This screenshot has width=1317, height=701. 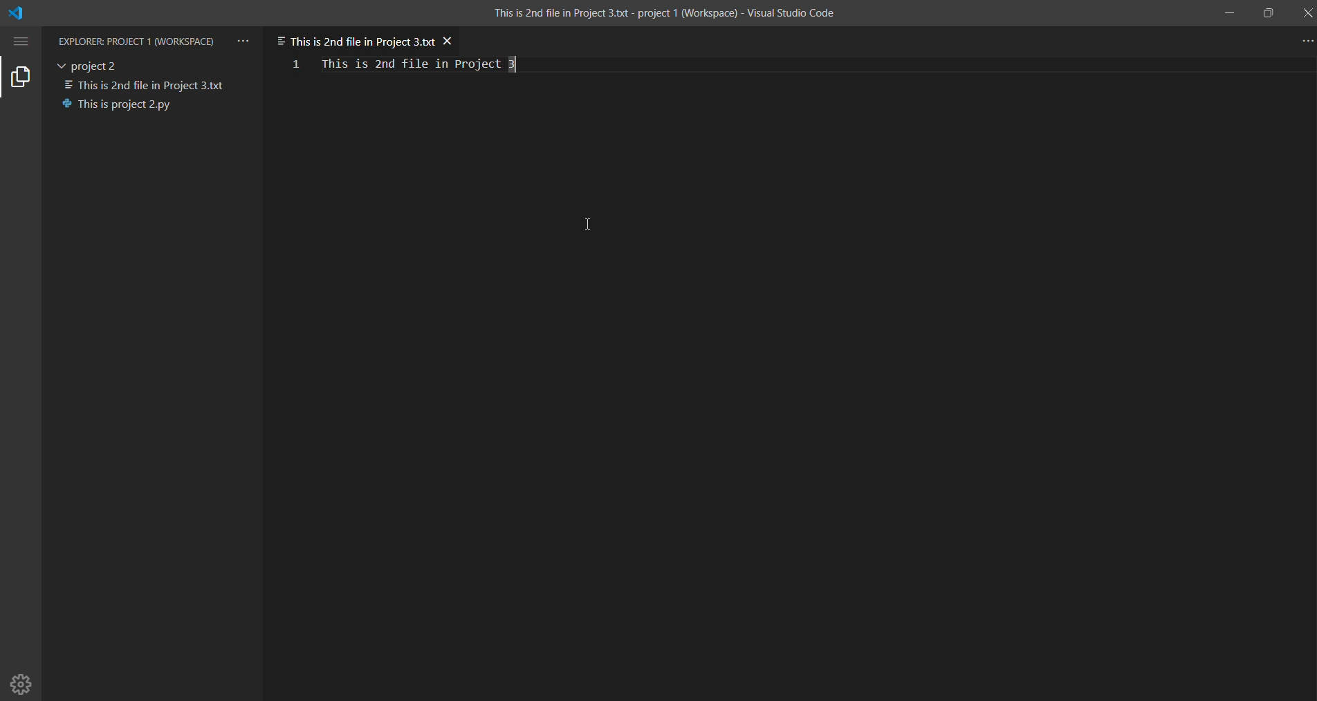 I want to click on This is 2nd file in Proiect 3.txt, so click(x=147, y=83).